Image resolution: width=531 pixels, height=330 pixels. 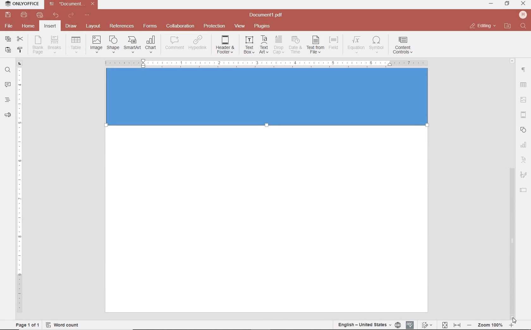 I want to click on copy, so click(x=8, y=40).